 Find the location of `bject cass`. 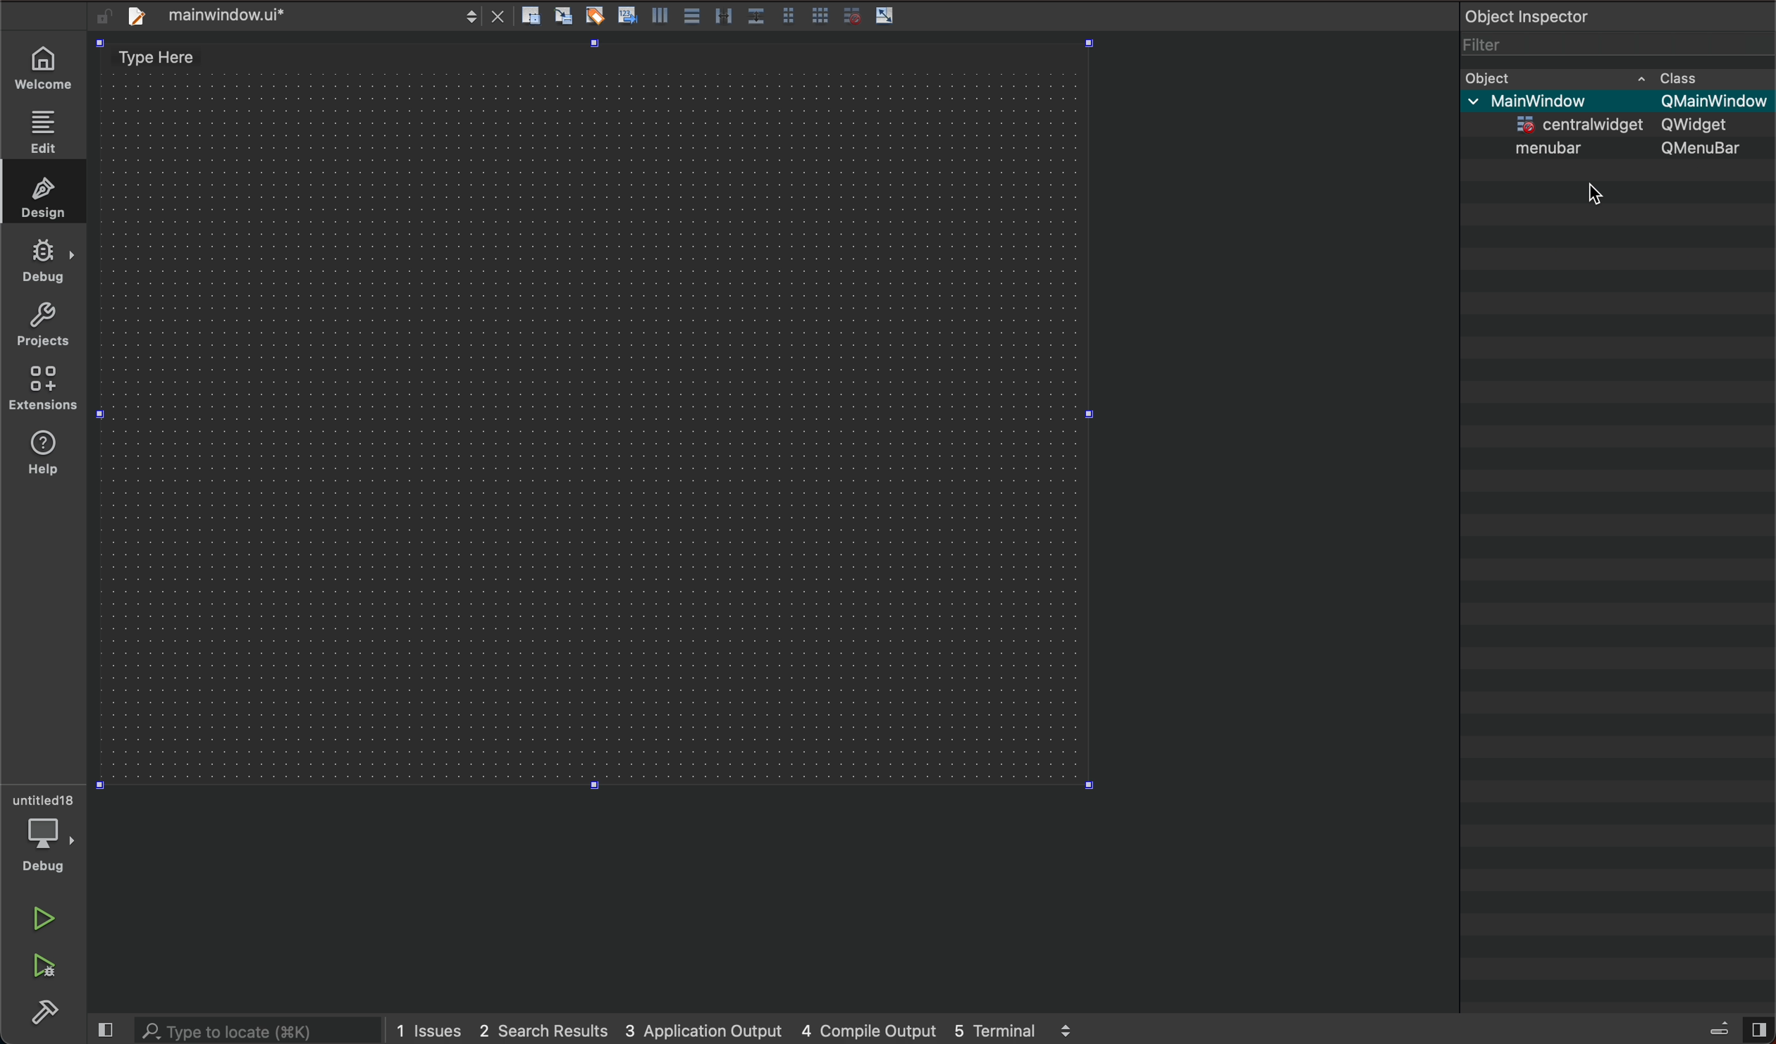

bject cass is located at coordinates (1573, 77).